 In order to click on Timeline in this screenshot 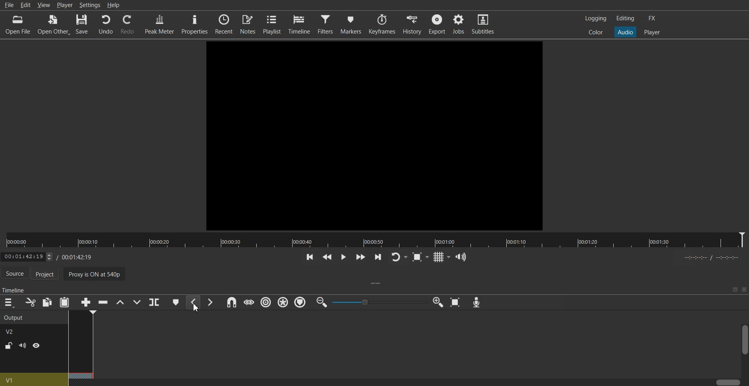, I will do `click(301, 24)`.